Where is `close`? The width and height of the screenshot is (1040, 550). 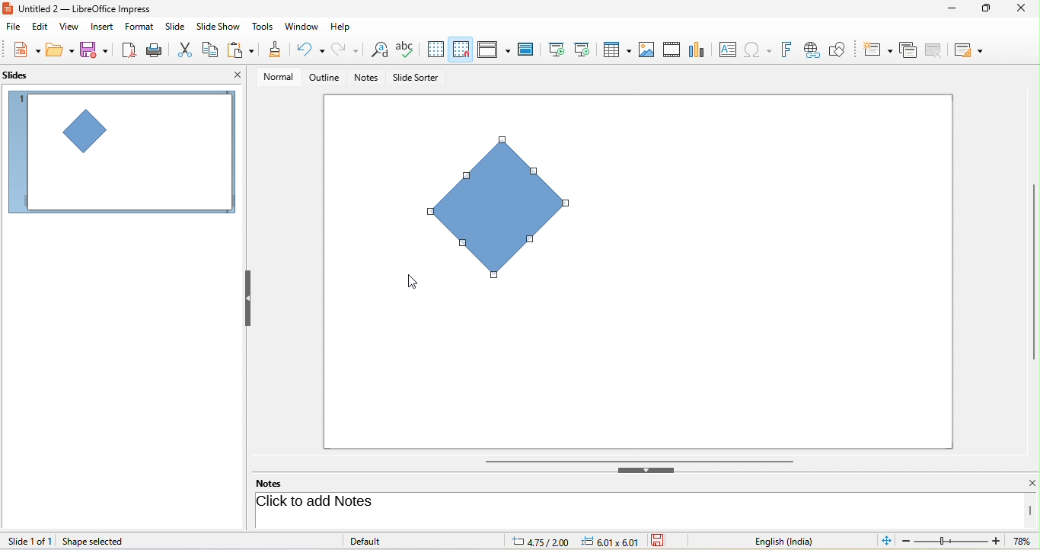 close is located at coordinates (1023, 484).